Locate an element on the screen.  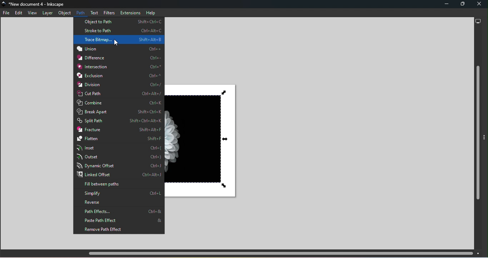
Filters is located at coordinates (109, 13).